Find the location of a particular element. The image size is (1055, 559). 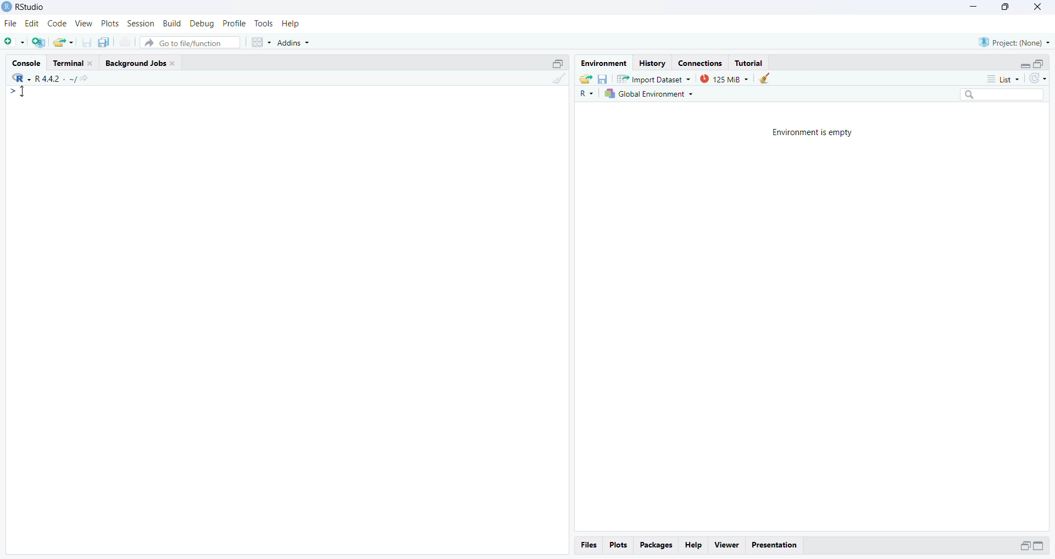

Help is located at coordinates (693, 546).